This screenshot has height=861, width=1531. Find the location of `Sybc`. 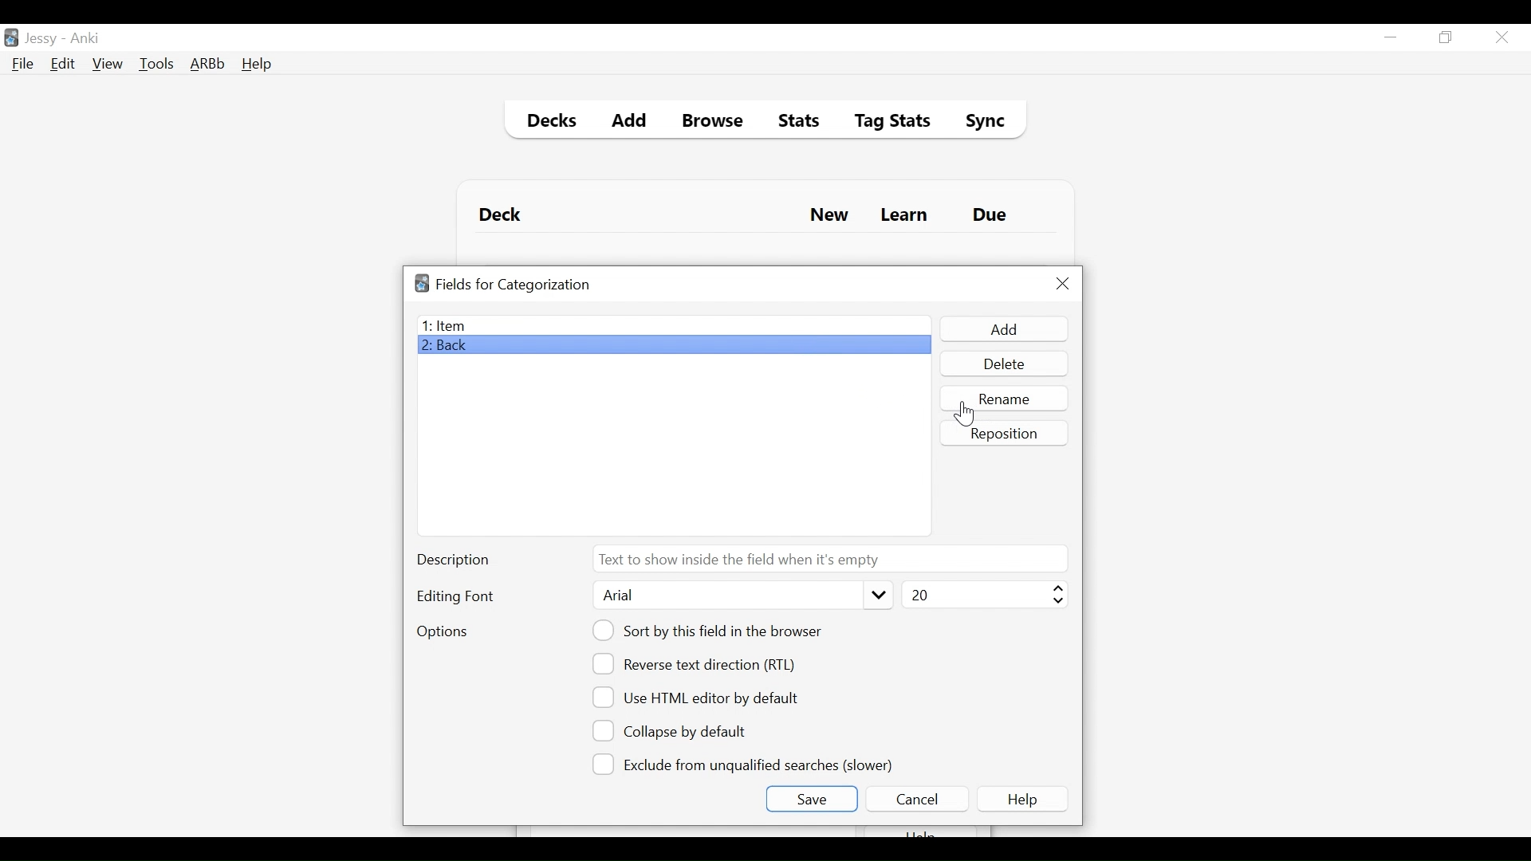

Sybc is located at coordinates (979, 123).